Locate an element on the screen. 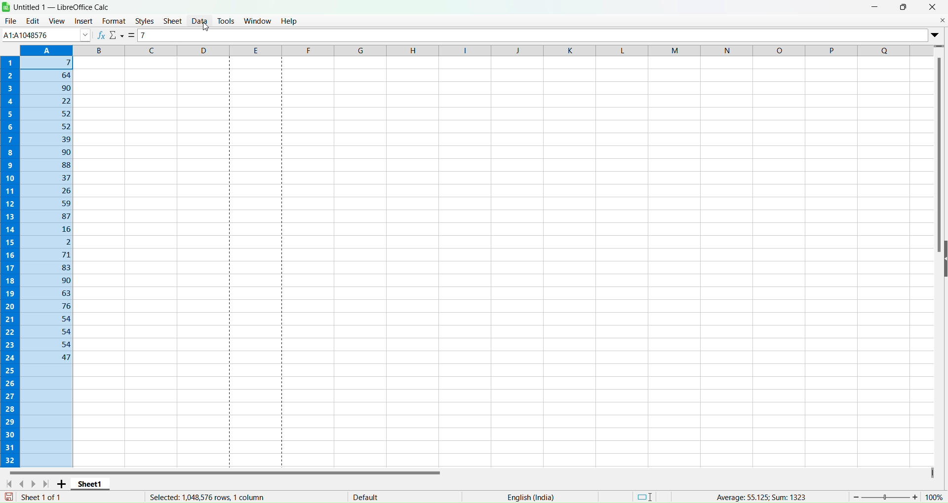  Window is located at coordinates (258, 20).